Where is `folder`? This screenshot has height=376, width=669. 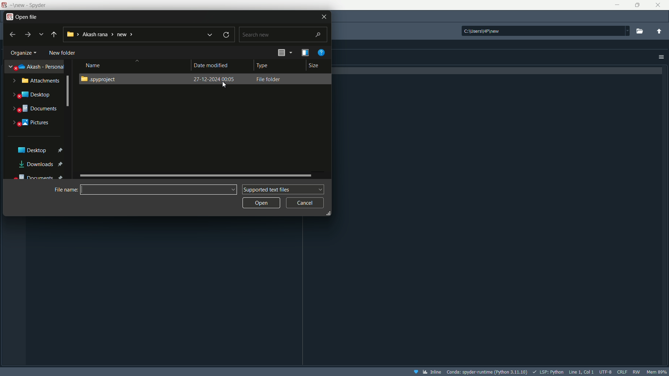 folder is located at coordinates (205, 80).